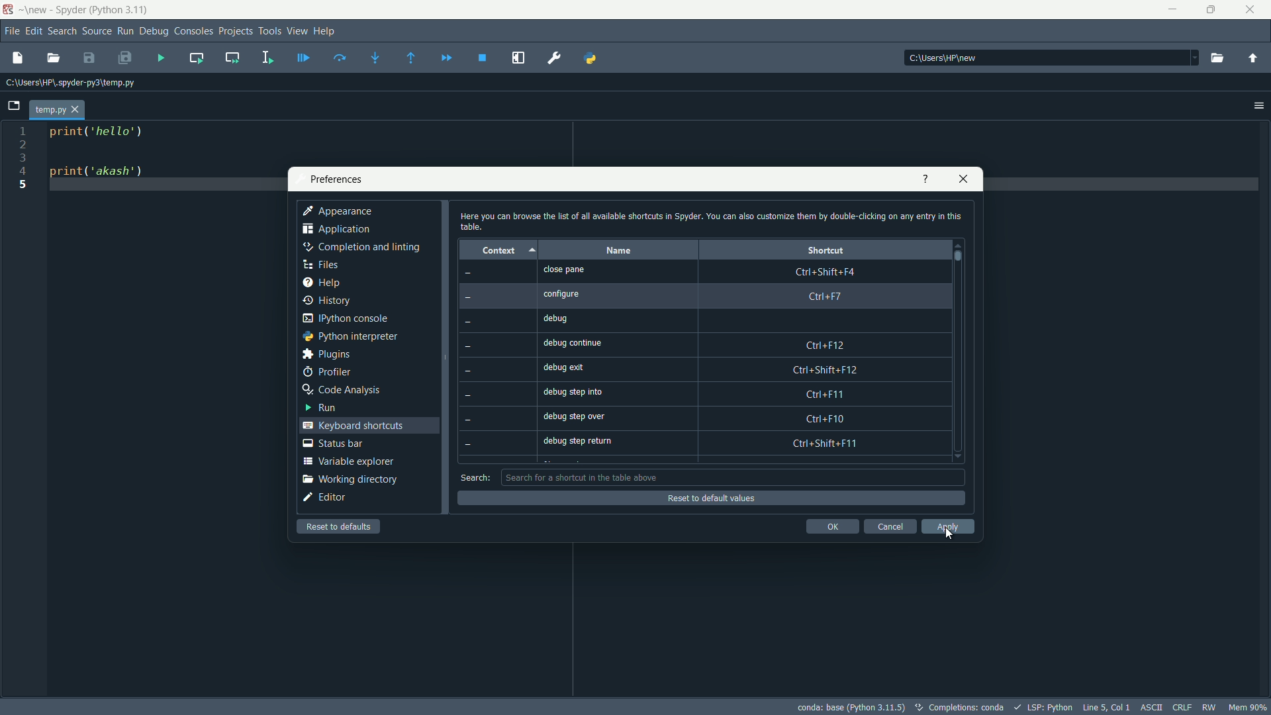 Image resolution: width=1271 pixels, height=715 pixels. Describe the element at coordinates (9, 9) in the screenshot. I see `app icon` at that location.